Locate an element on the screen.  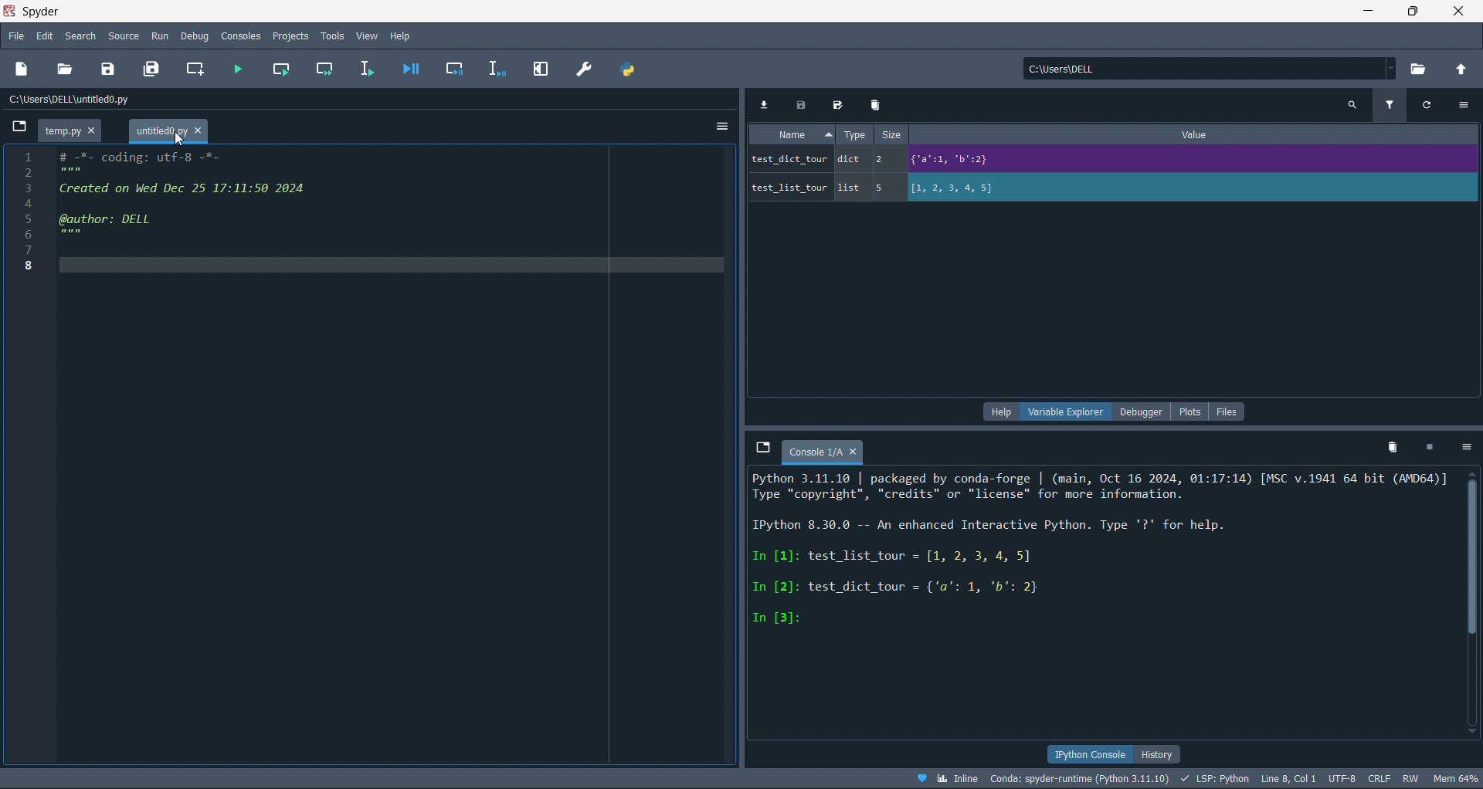
UTF-8 CRLF is located at coordinates (1362, 780).